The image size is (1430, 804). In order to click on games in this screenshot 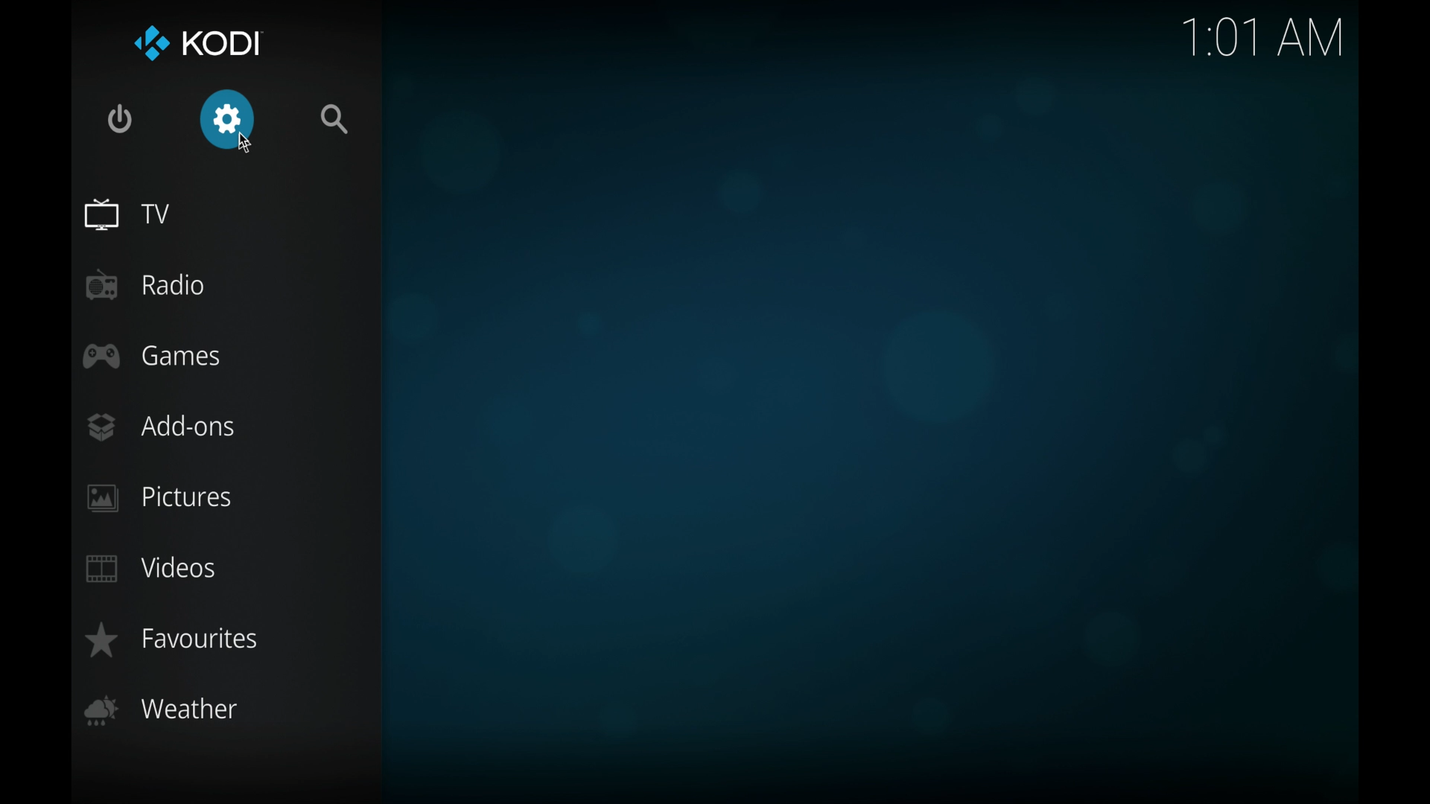, I will do `click(152, 356)`.